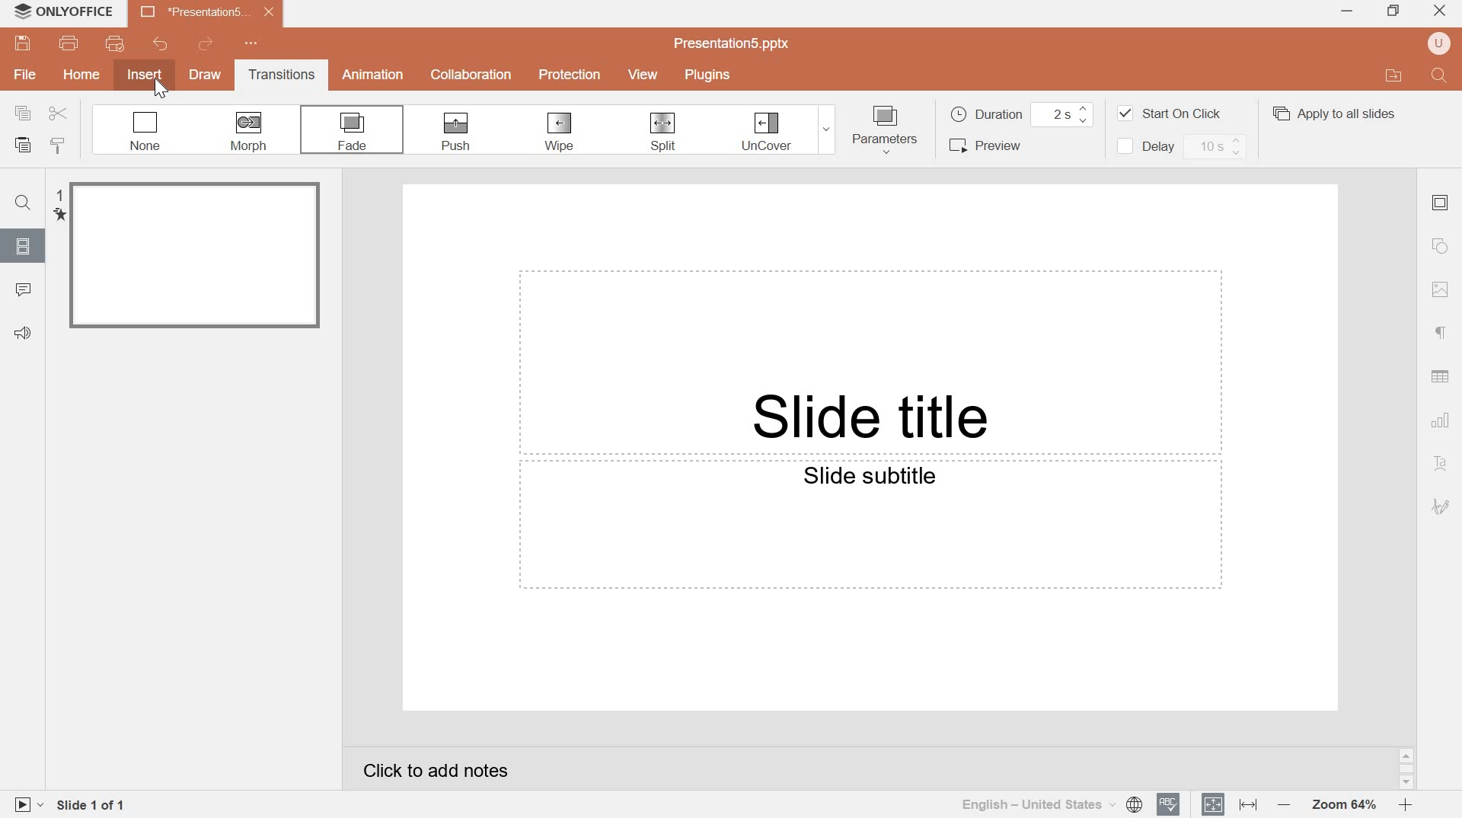 This screenshot has width=1462, height=818. What do you see at coordinates (26, 804) in the screenshot?
I see `start slideshow` at bounding box center [26, 804].